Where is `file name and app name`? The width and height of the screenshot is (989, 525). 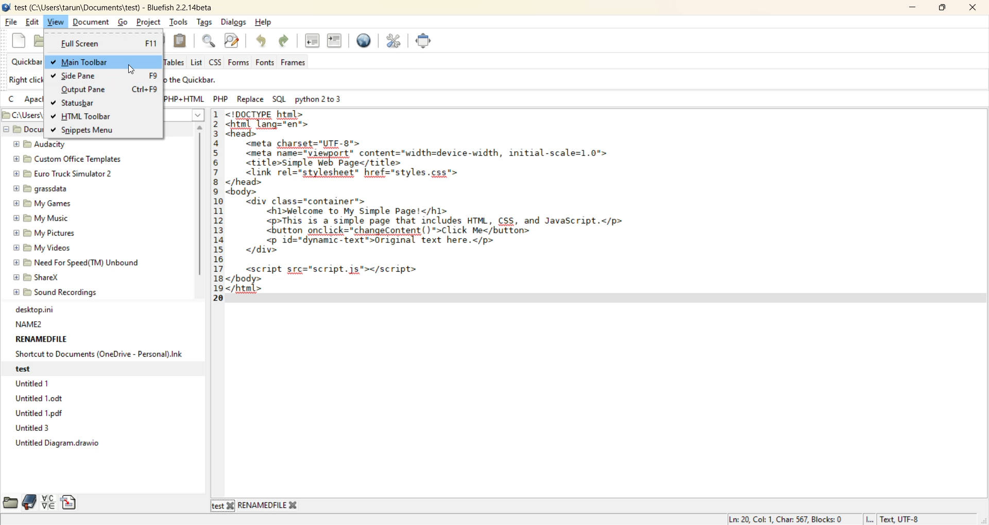
file name and app name is located at coordinates (112, 6).